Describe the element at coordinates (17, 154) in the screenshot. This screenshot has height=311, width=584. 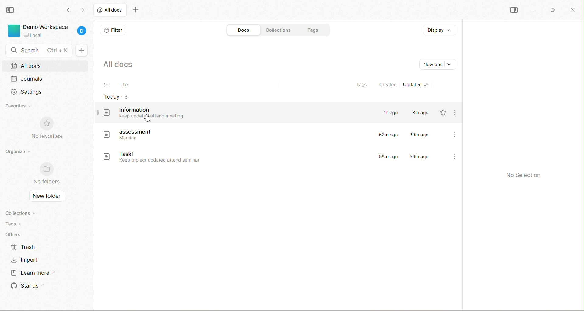
I see `organize` at that location.